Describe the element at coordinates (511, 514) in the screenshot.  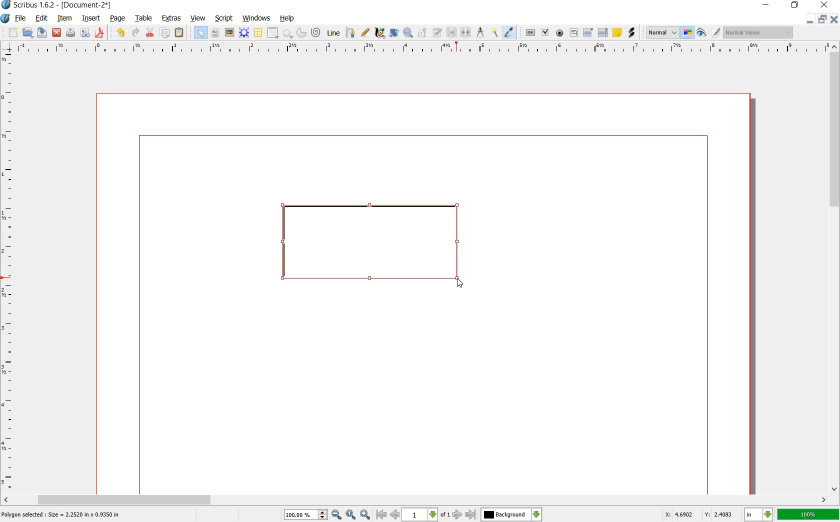
I see `select the current layer` at that location.